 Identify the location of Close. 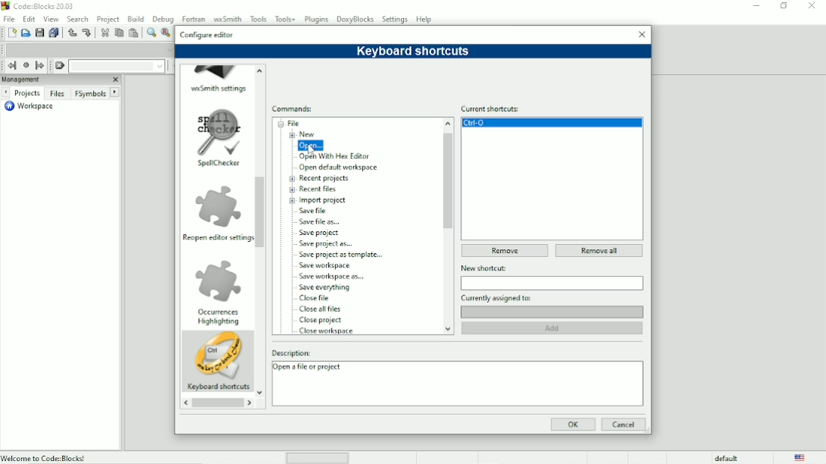
(641, 33).